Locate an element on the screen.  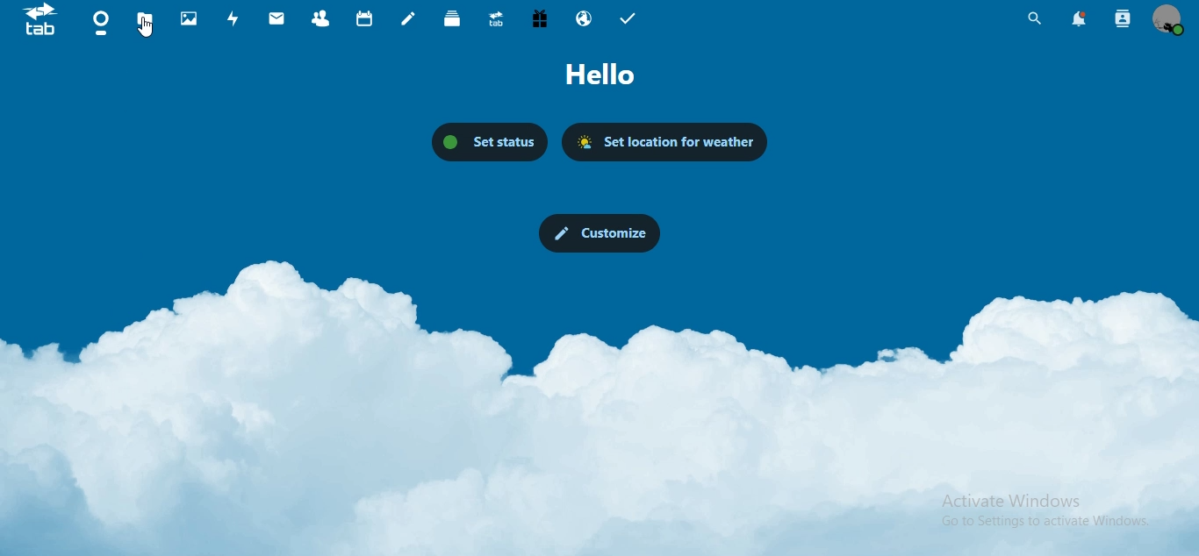
calendar is located at coordinates (364, 17).